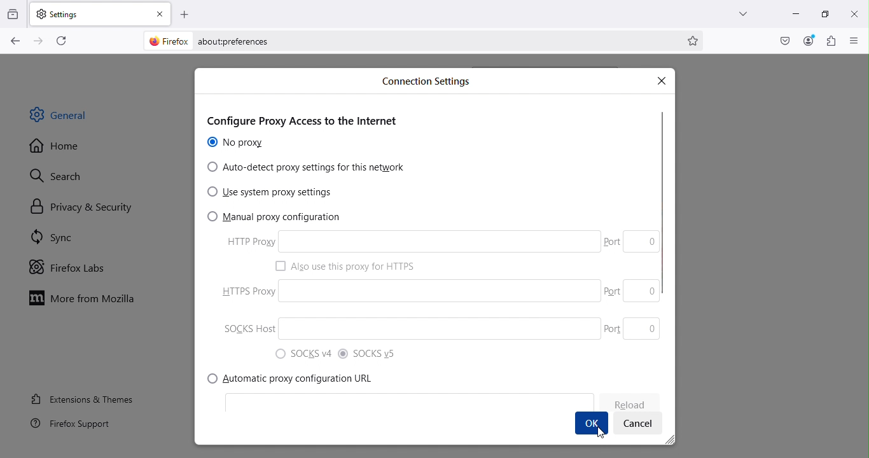 The height and width of the screenshot is (458, 869). Describe the element at coordinates (641, 242) in the screenshot. I see `Port` at that location.